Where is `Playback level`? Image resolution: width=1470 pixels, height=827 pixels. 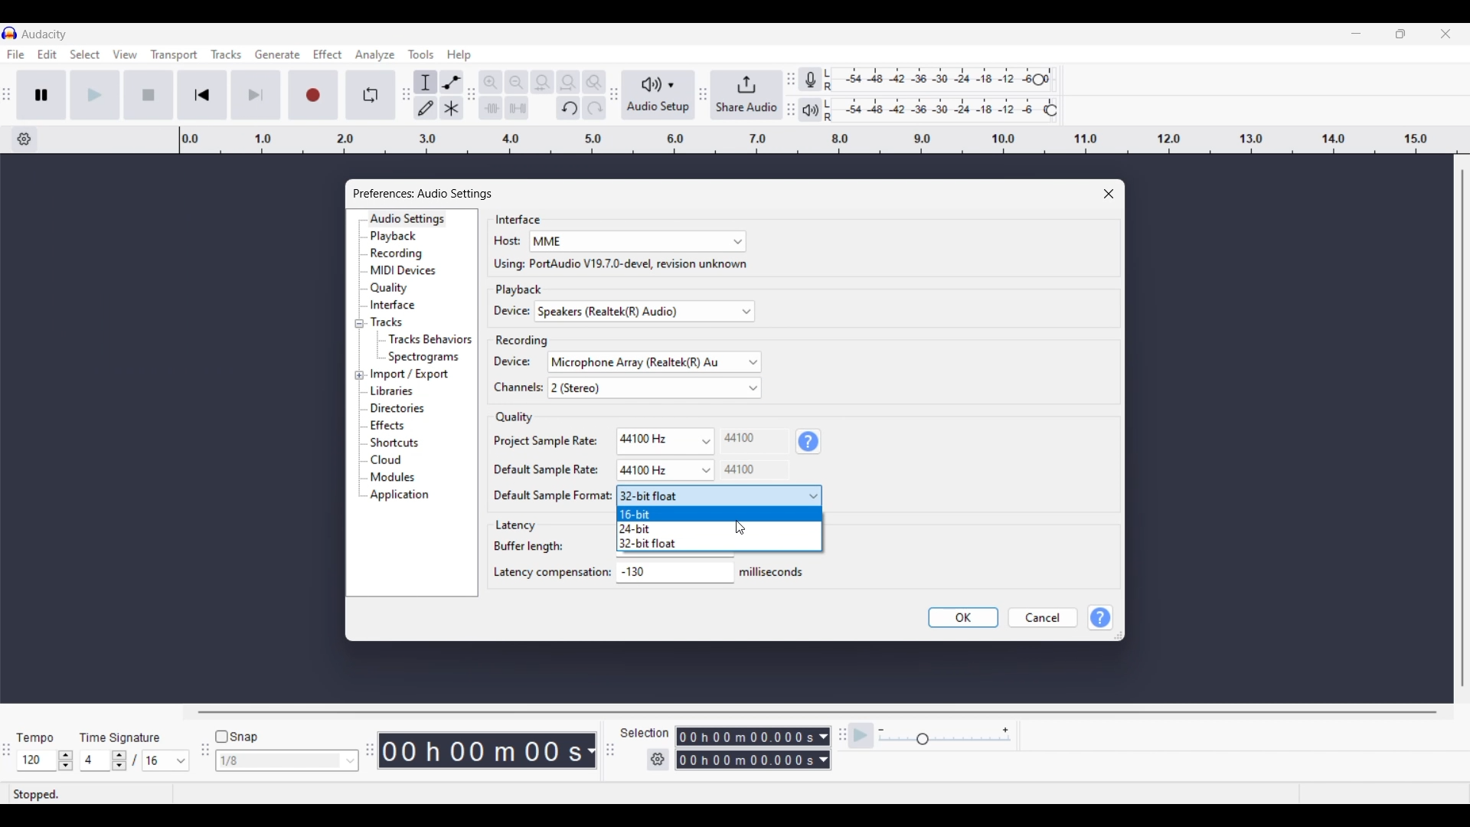 Playback level is located at coordinates (944, 110).